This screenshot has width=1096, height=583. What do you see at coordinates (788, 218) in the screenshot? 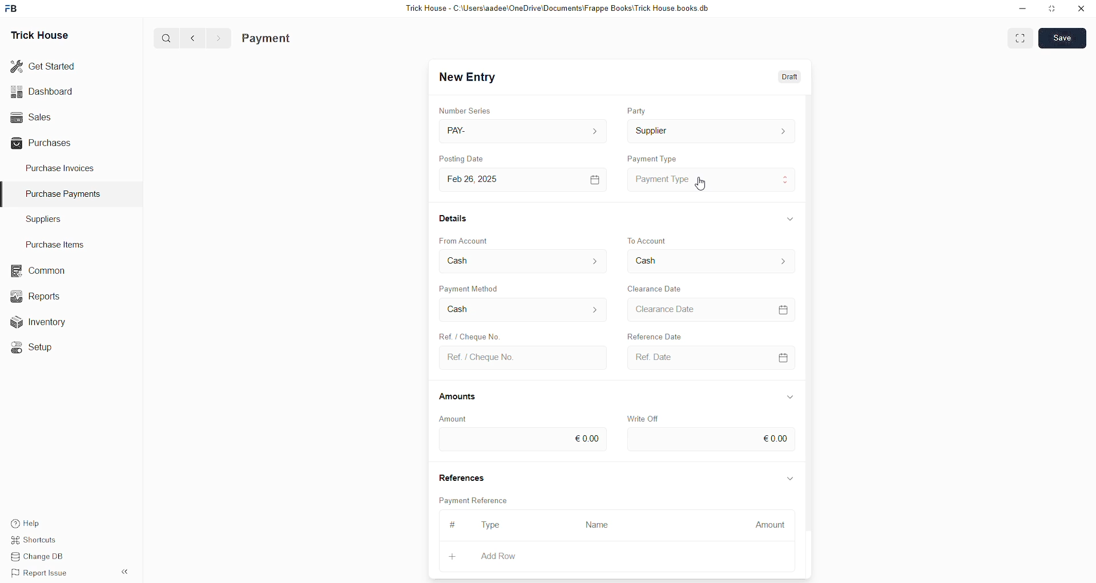
I see `expand` at bounding box center [788, 218].